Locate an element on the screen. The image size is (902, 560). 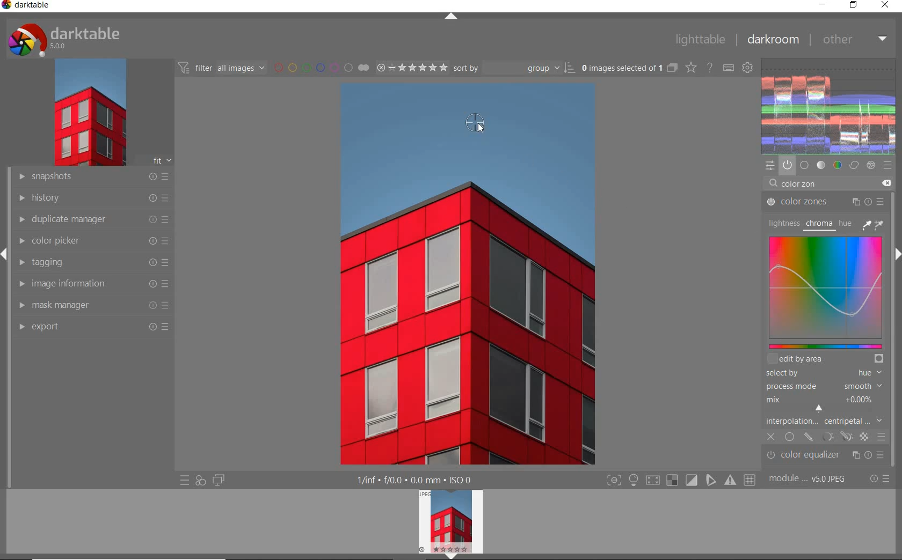
enable for online help is located at coordinates (710, 67).